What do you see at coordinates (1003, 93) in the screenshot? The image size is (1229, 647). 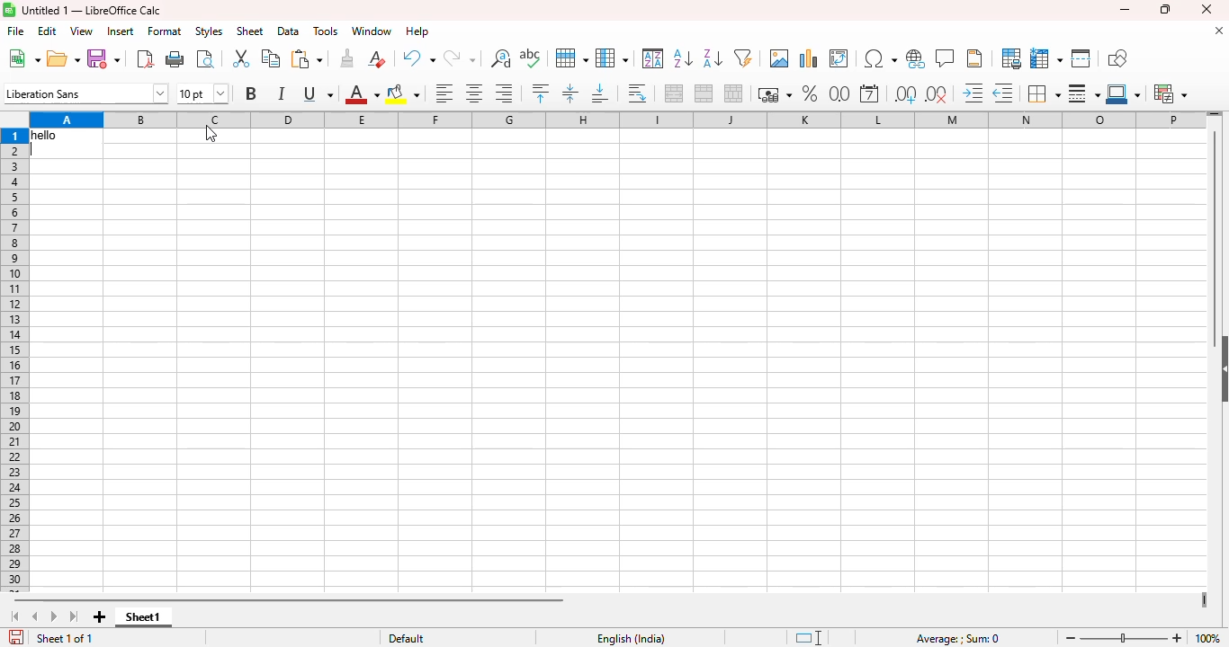 I see `decrease indent` at bounding box center [1003, 93].